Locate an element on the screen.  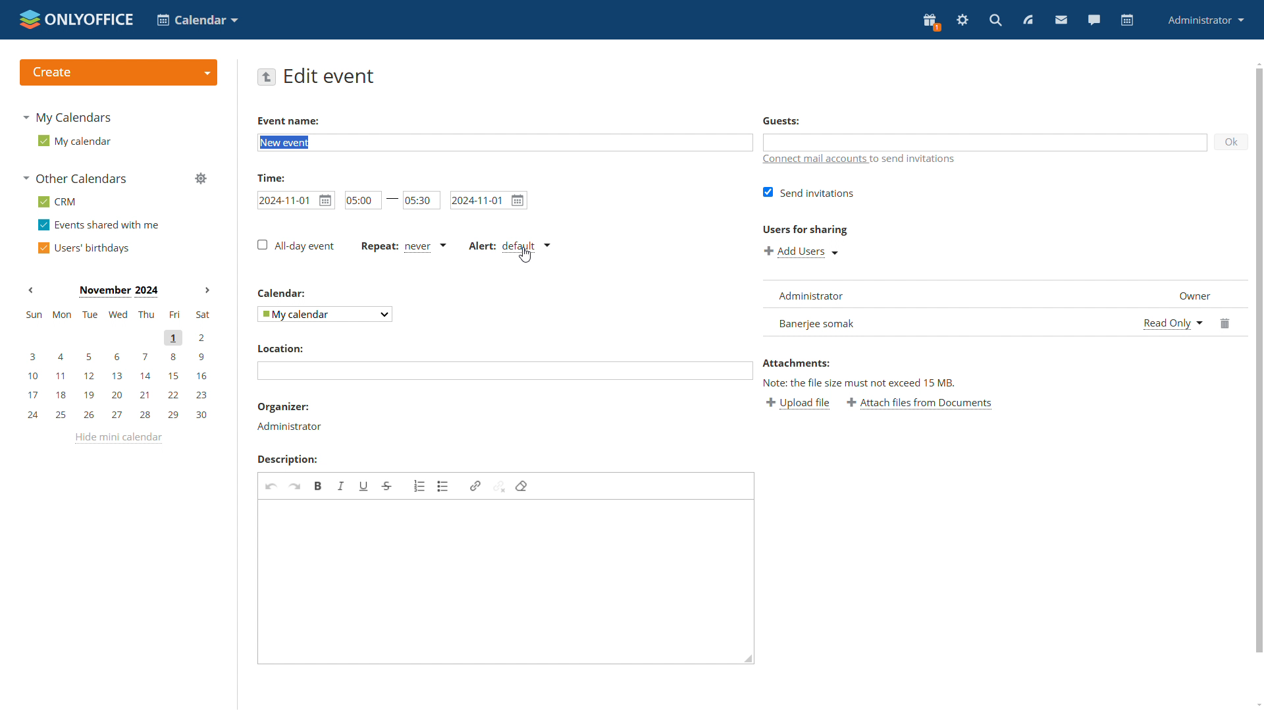
attach files from documents is located at coordinates (920, 403).